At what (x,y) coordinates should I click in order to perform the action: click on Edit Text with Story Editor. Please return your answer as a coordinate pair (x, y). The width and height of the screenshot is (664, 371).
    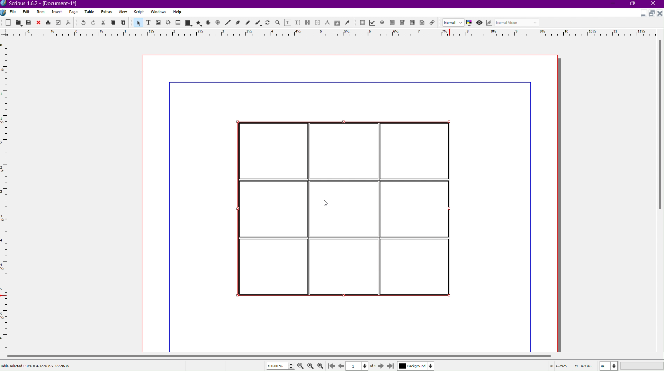
    Looking at the image, I should click on (298, 22).